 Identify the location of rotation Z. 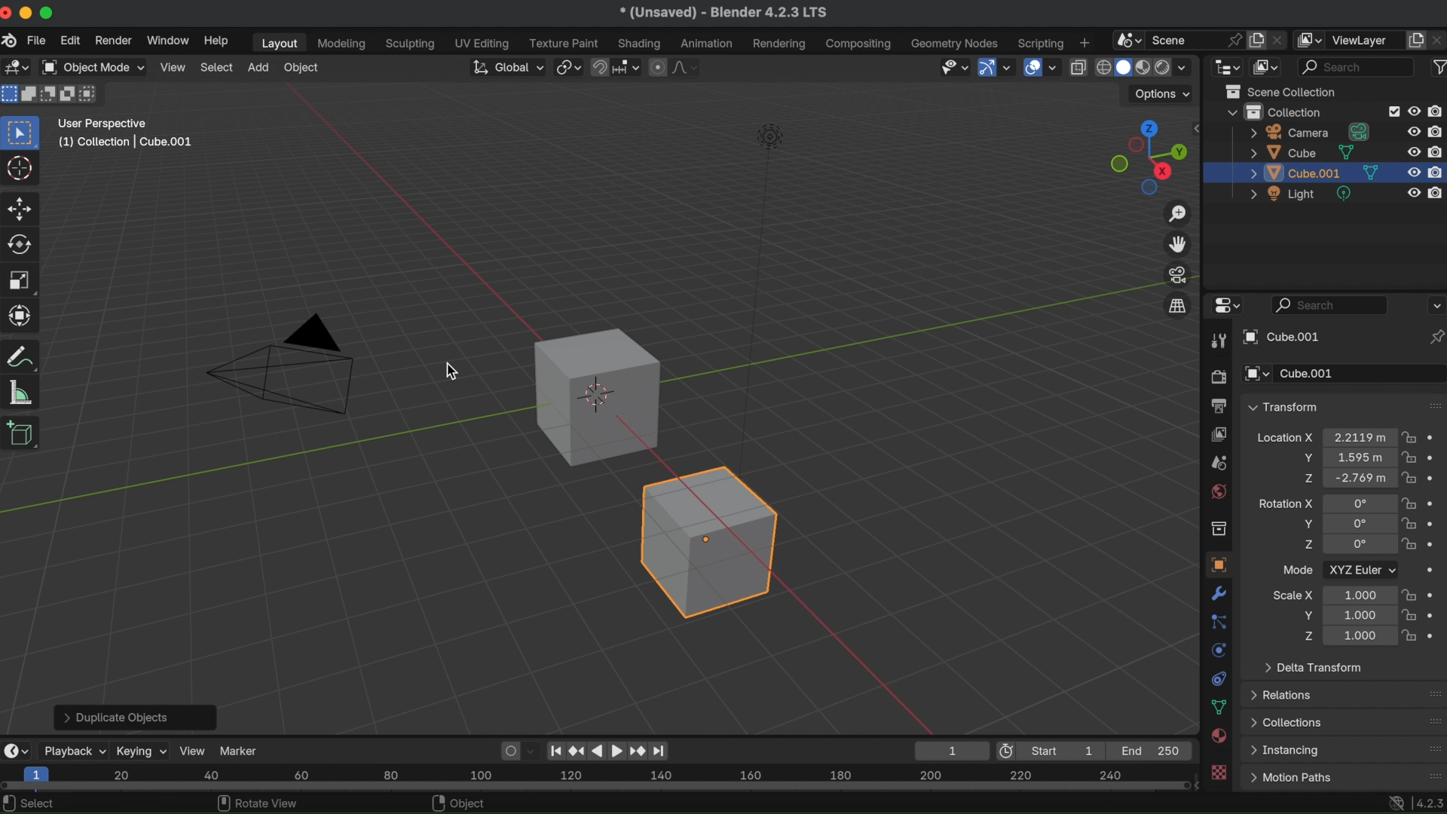
(1308, 546).